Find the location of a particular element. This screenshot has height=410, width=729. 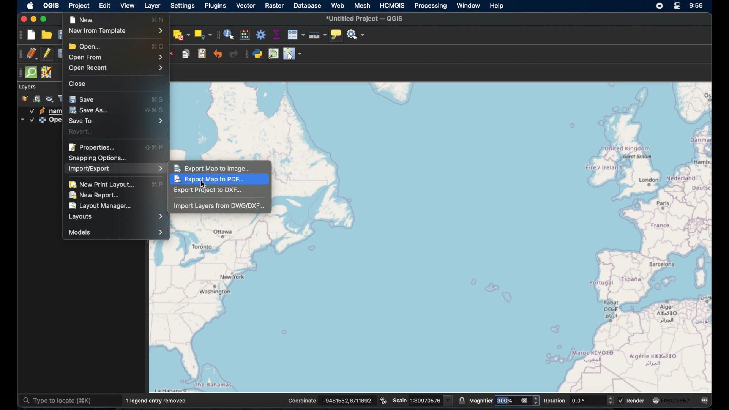

layer is located at coordinates (152, 6).